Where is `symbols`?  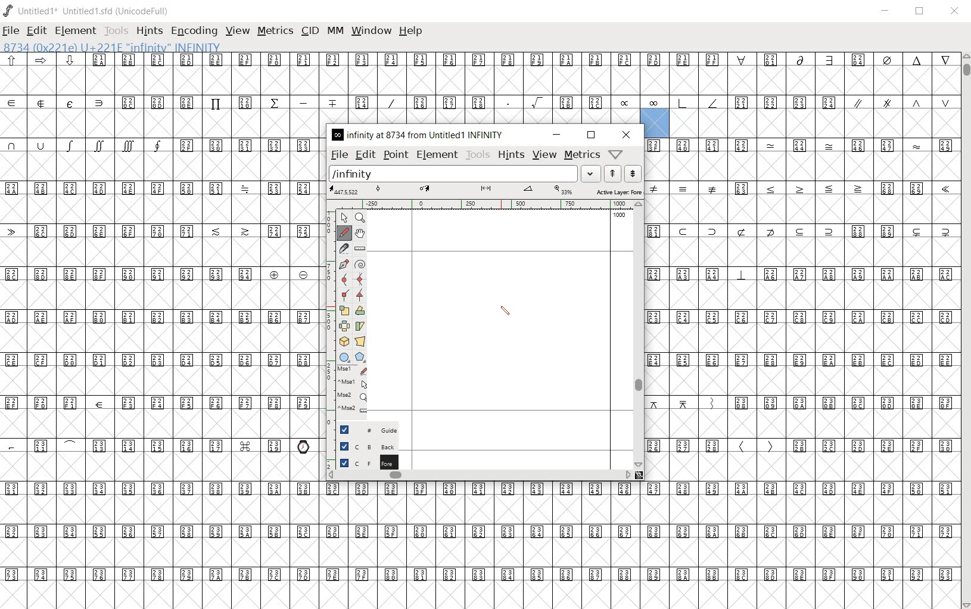
symbols is located at coordinates (756, 446).